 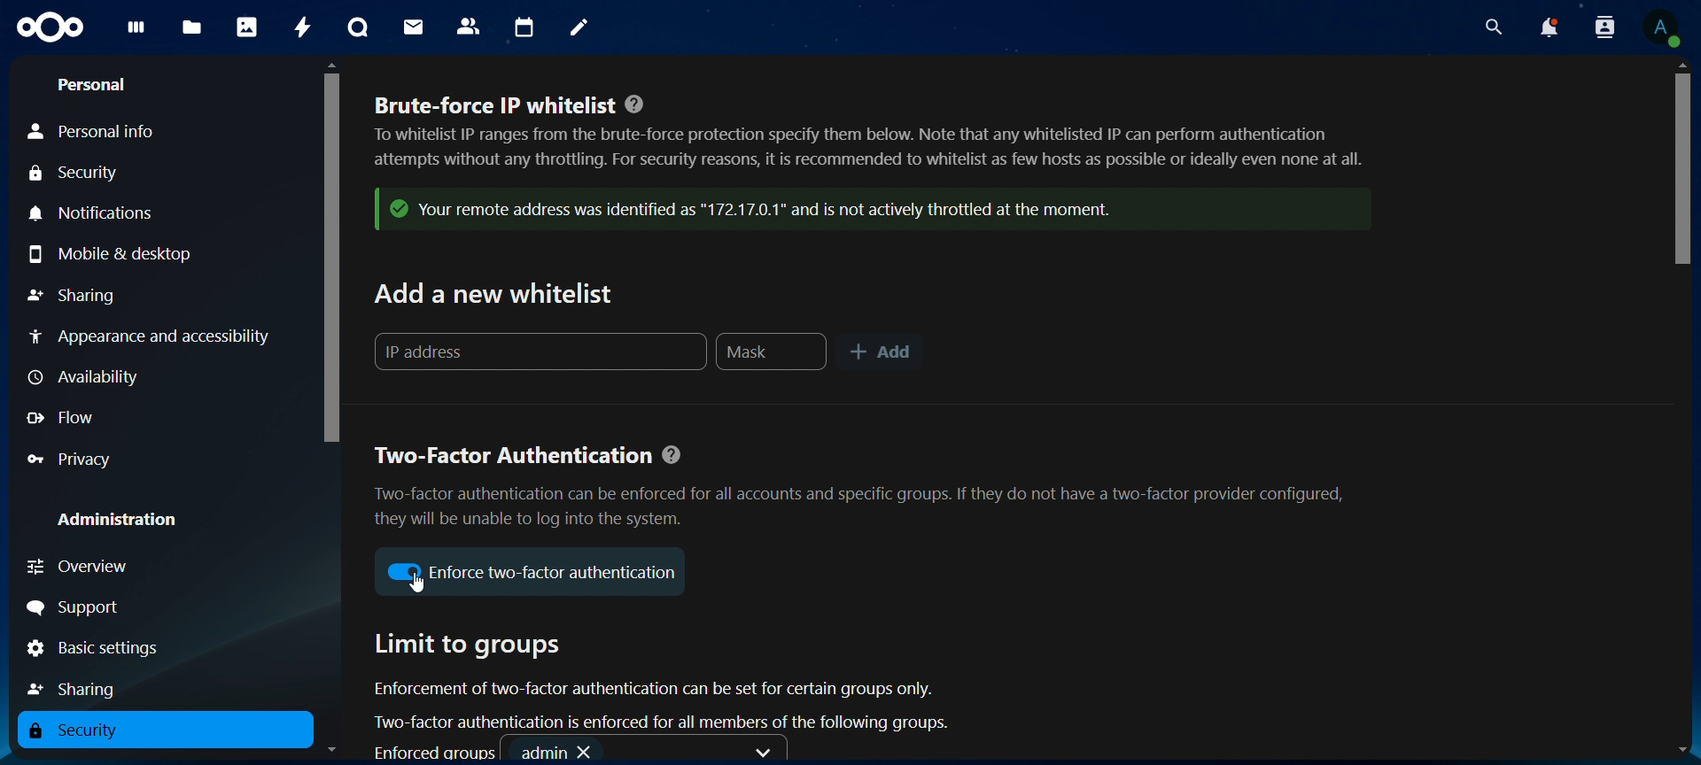 I want to click on personal, so click(x=97, y=85).